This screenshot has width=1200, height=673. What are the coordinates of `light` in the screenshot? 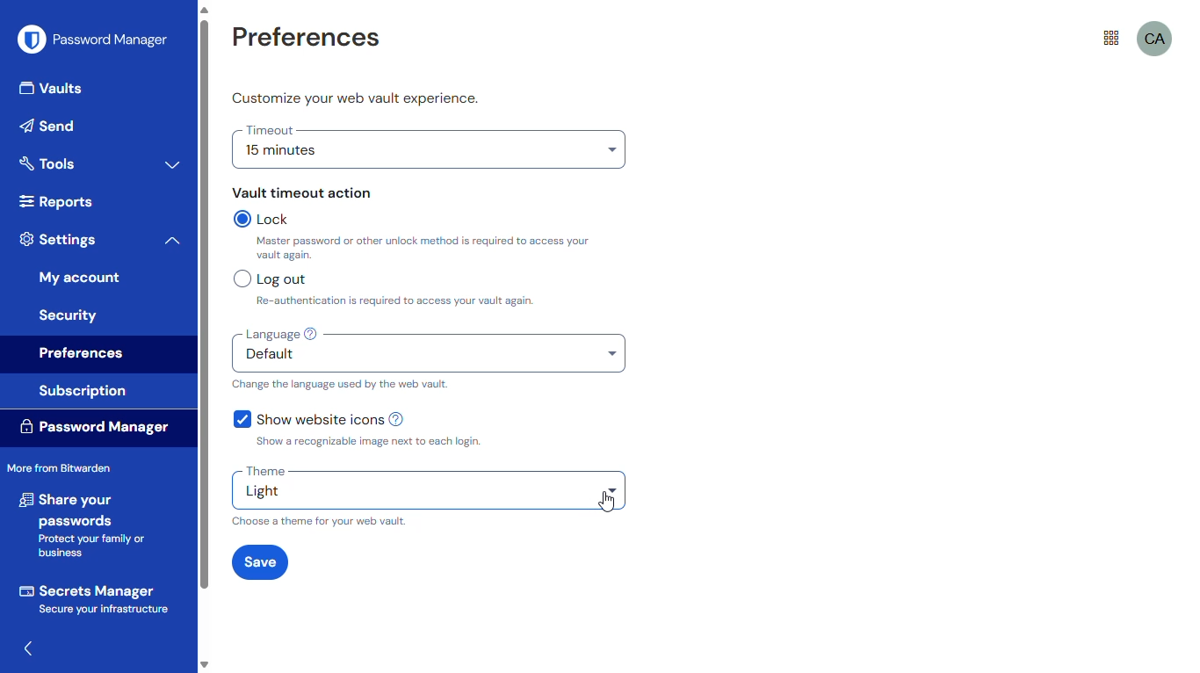 It's located at (430, 493).